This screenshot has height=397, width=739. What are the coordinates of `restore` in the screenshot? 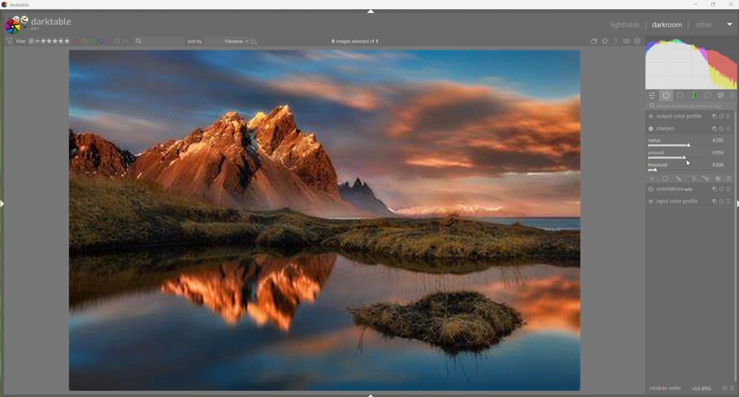 It's located at (714, 4).